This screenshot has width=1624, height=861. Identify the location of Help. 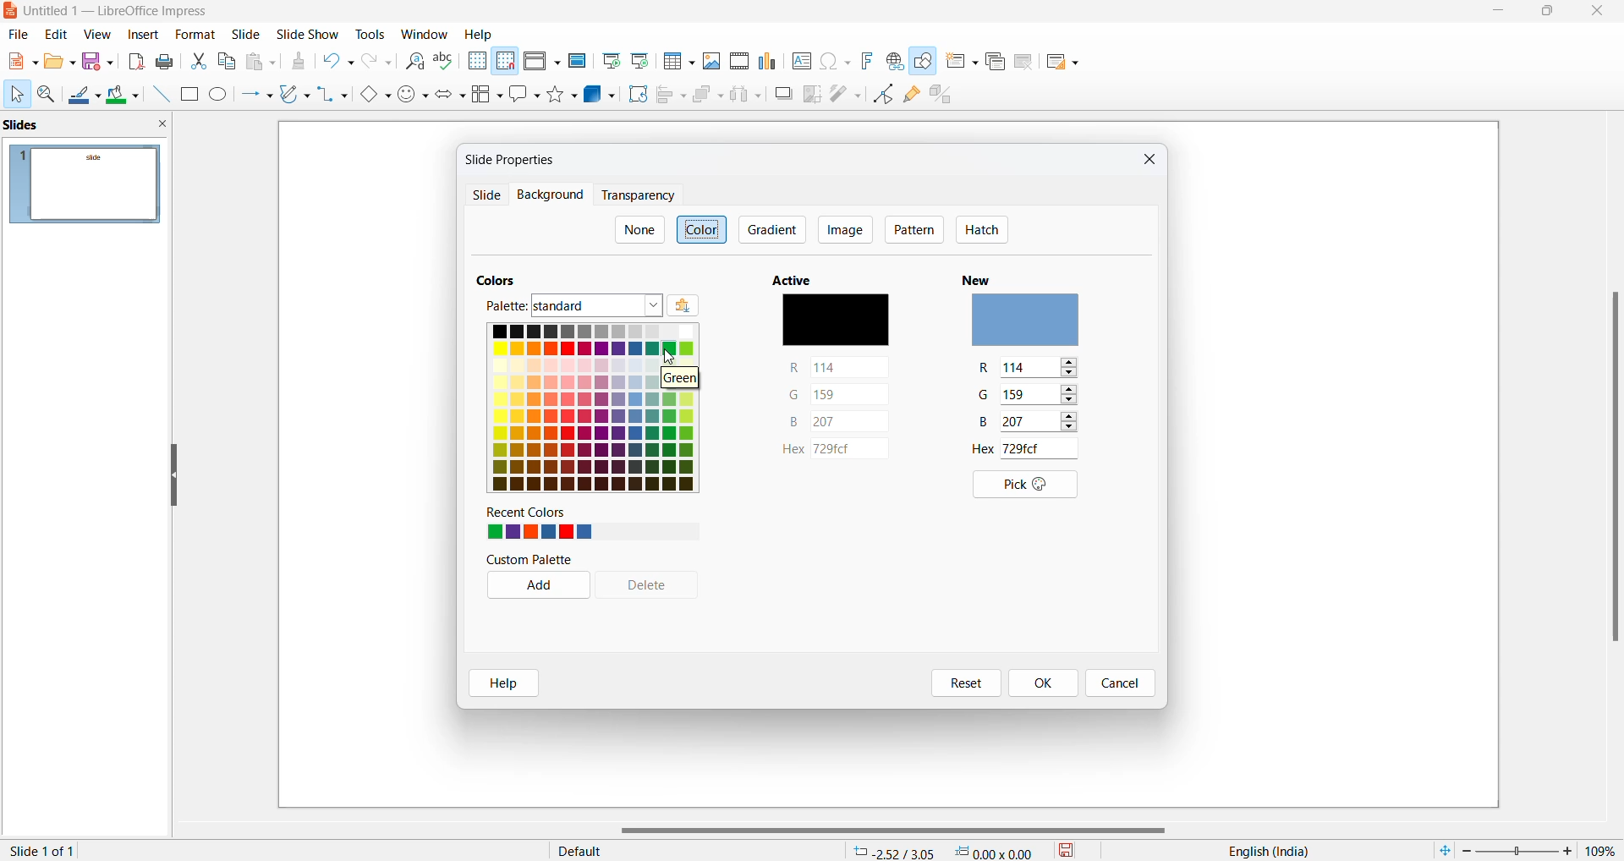
(480, 34).